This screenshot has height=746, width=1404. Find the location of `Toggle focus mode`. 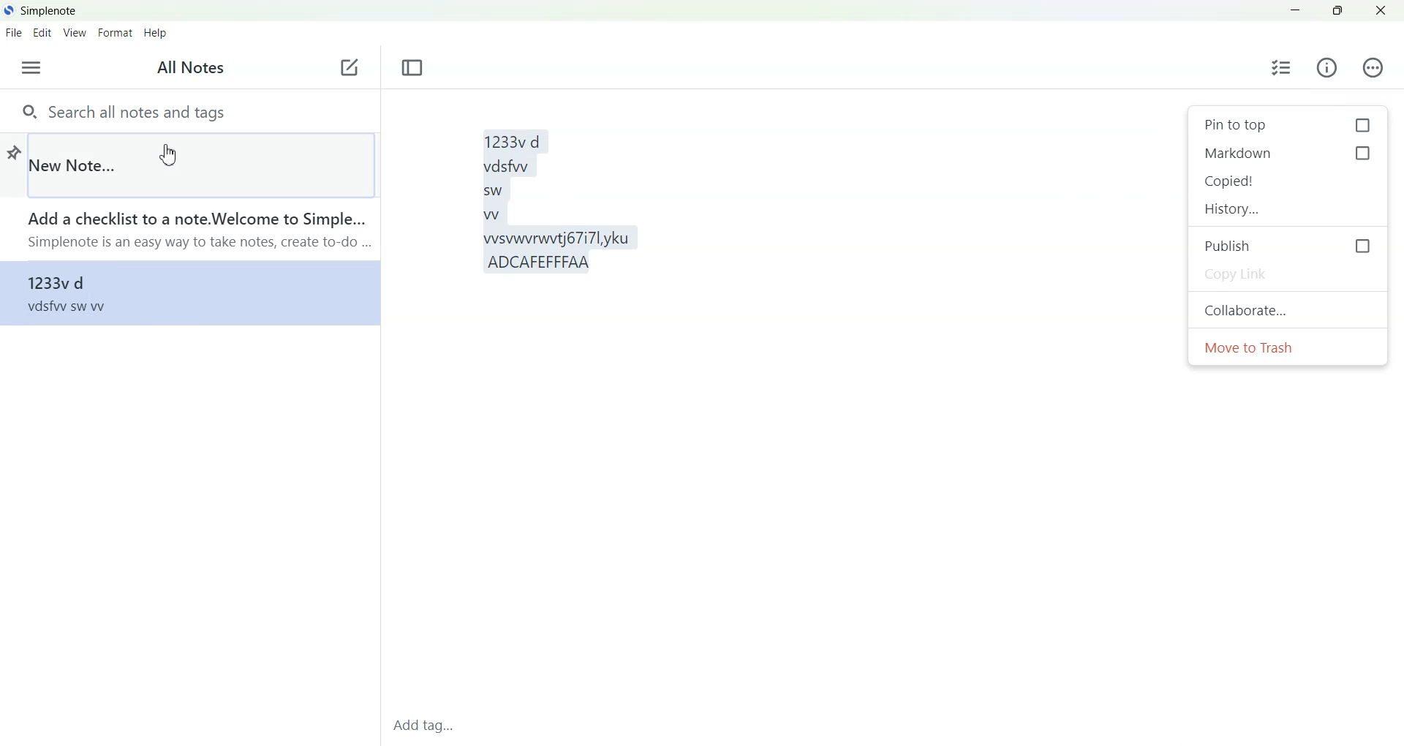

Toggle focus mode is located at coordinates (413, 68).